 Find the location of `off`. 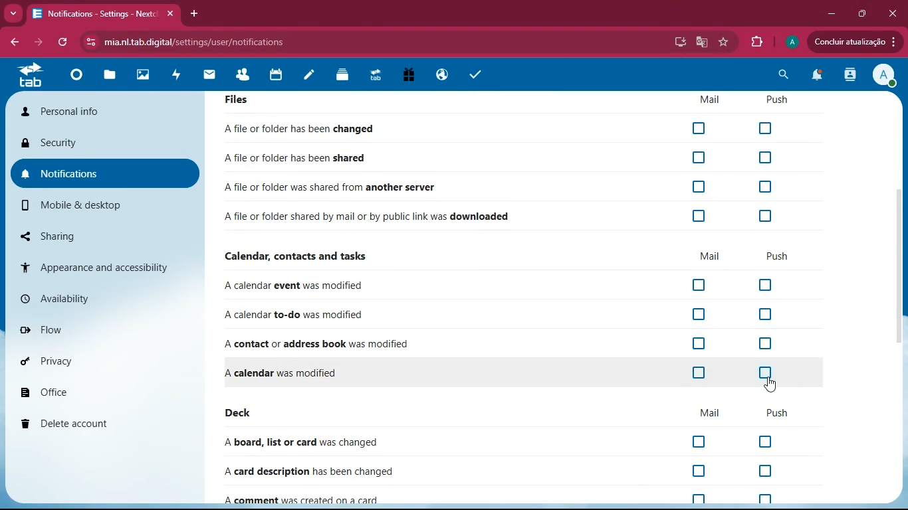

off is located at coordinates (762, 286).